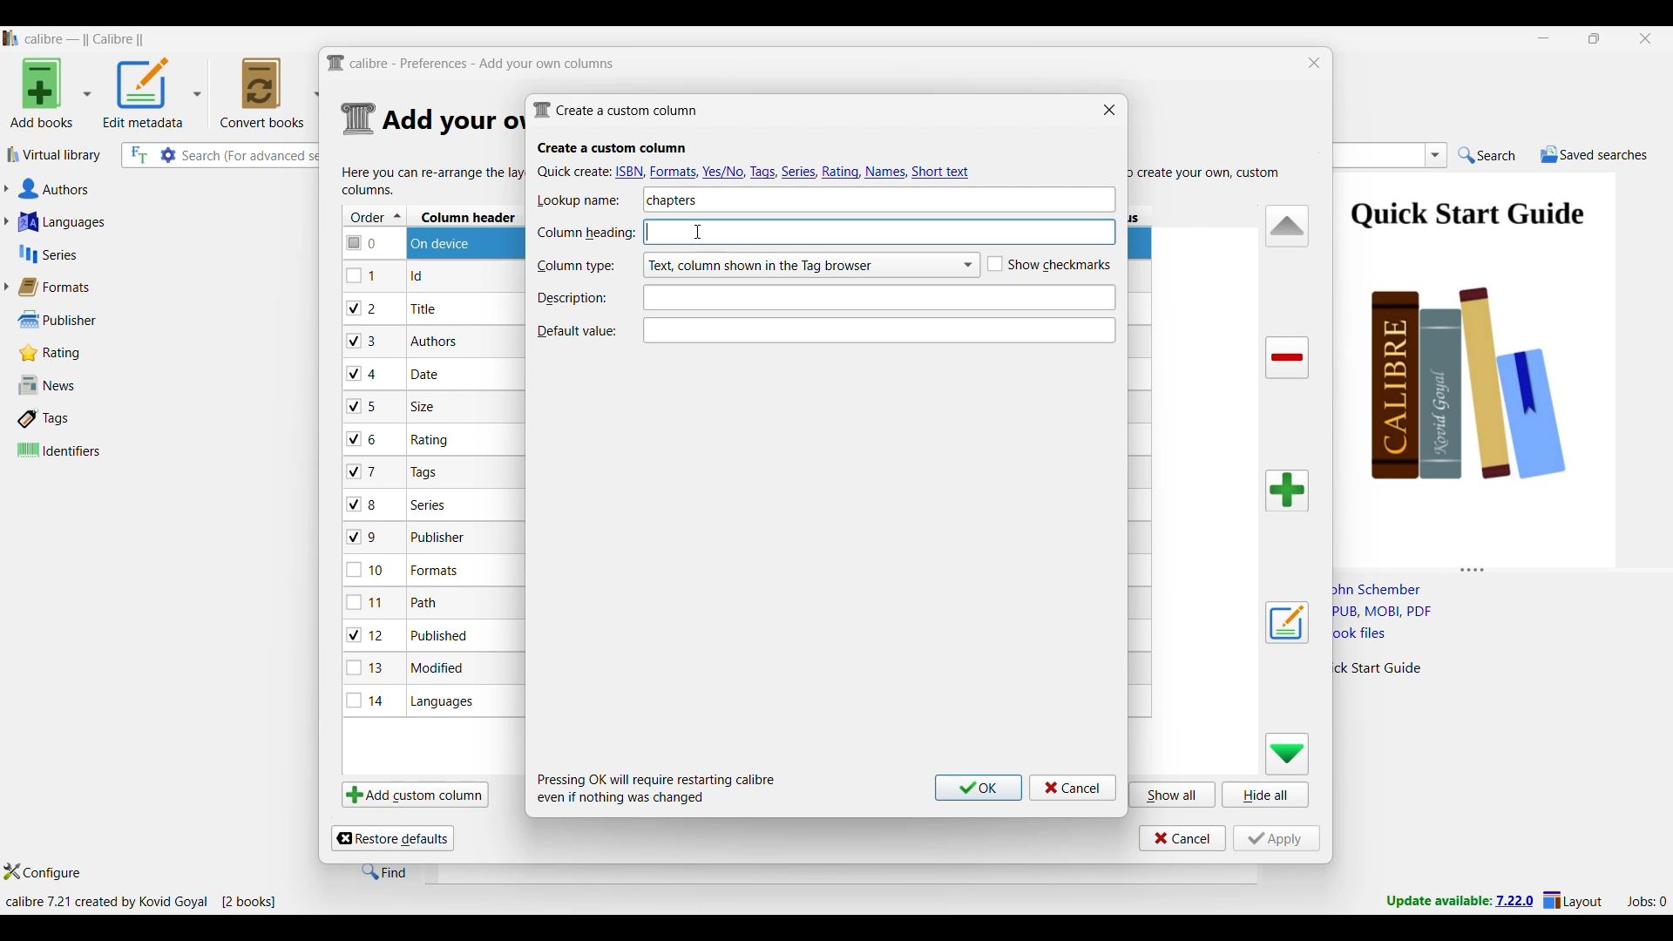 This screenshot has height=941, width=1673. What do you see at coordinates (138, 155) in the screenshot?
I see `Search the full text of all books` at bounding box center [138, 155].